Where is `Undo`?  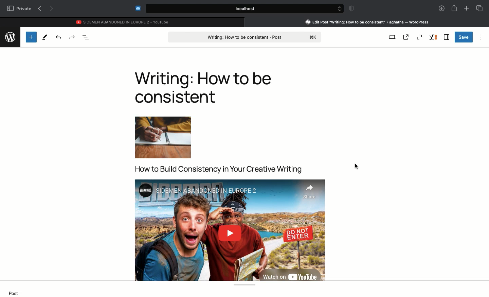 Undo is located at coordinates (58, 37).